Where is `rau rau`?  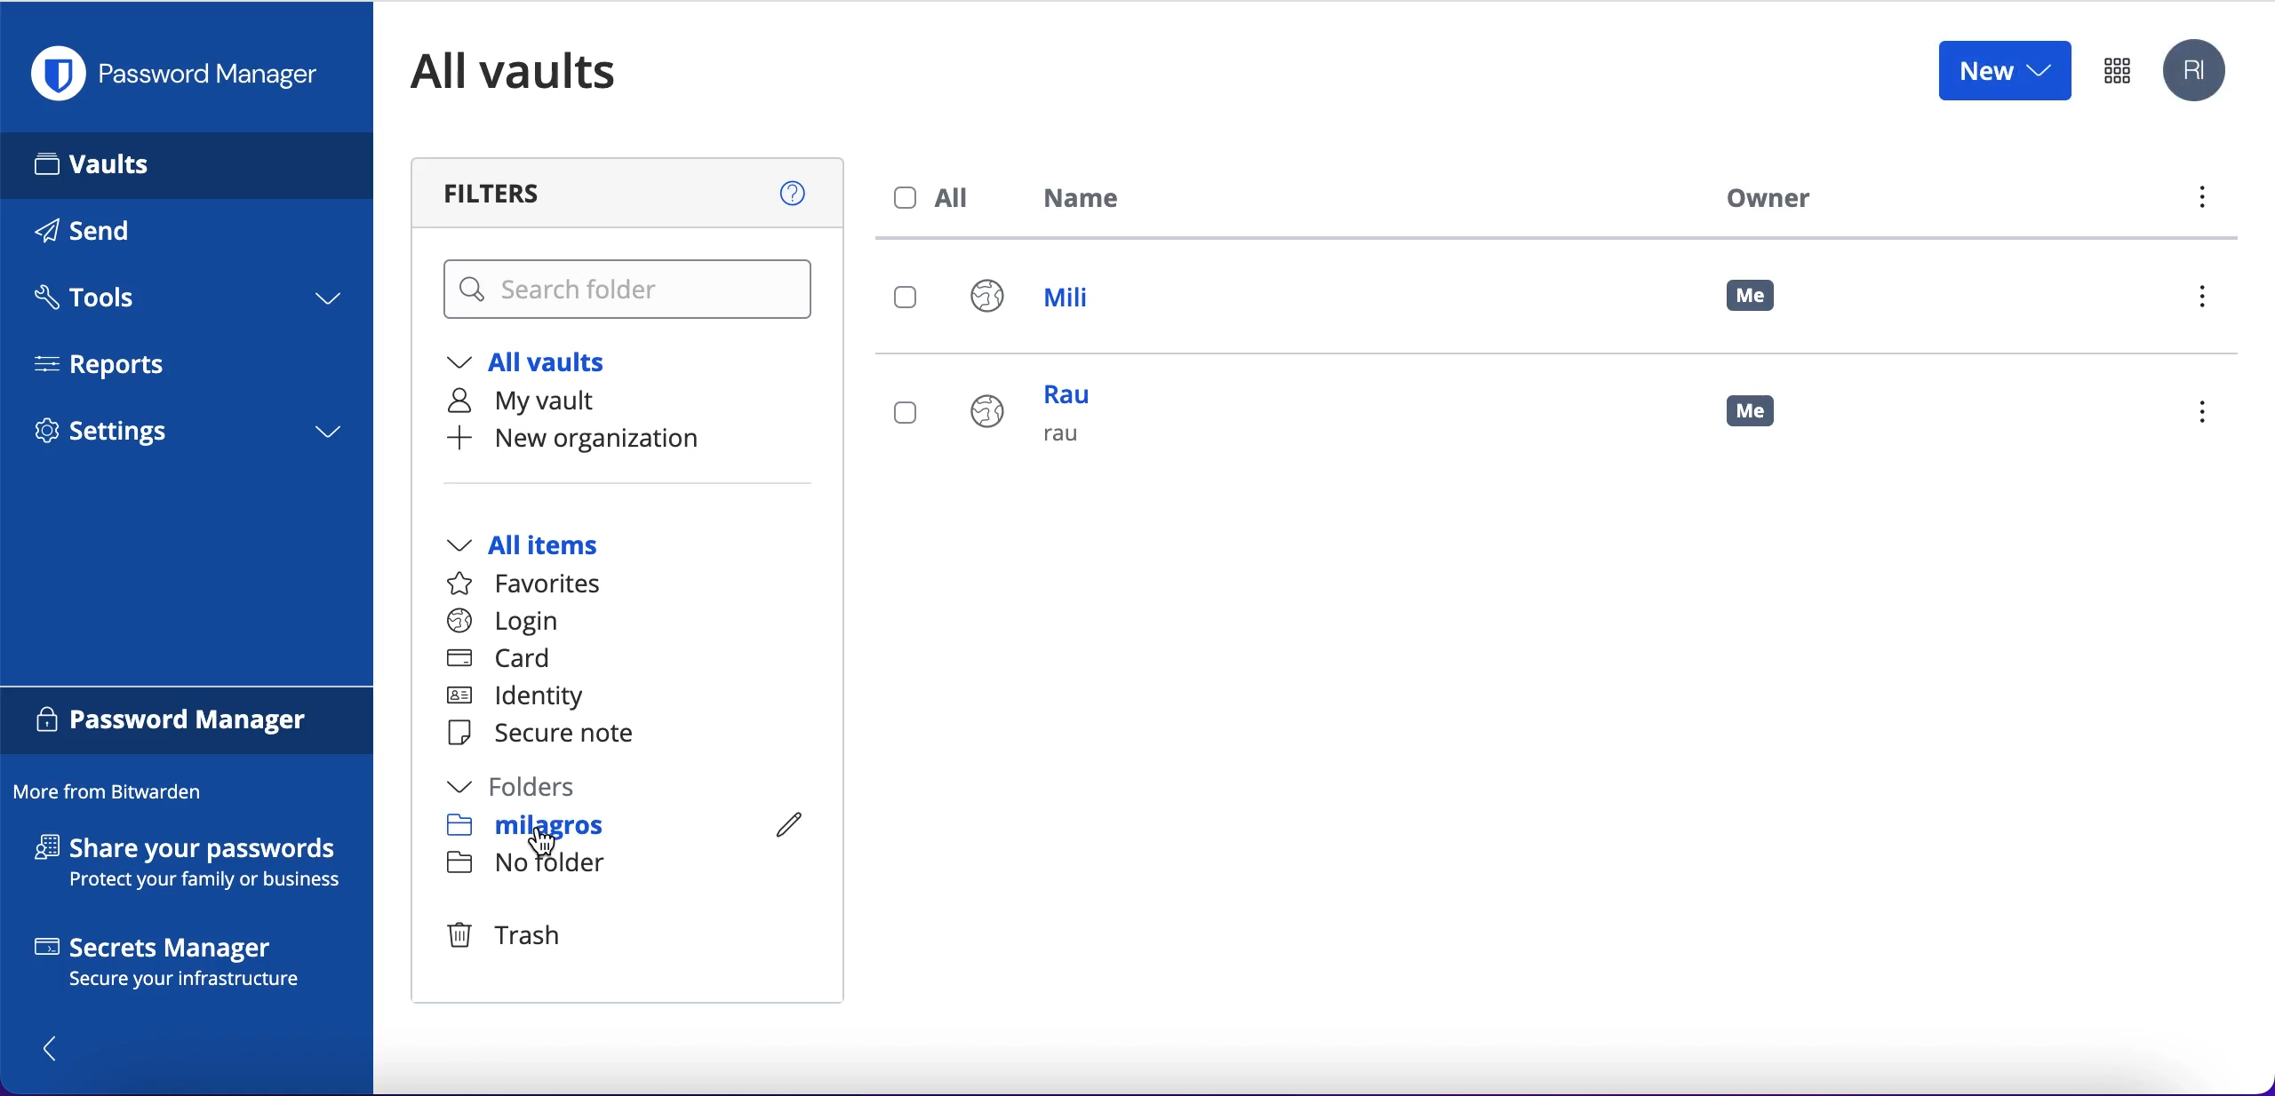 rau rau is located at coordinates (1041, 425).